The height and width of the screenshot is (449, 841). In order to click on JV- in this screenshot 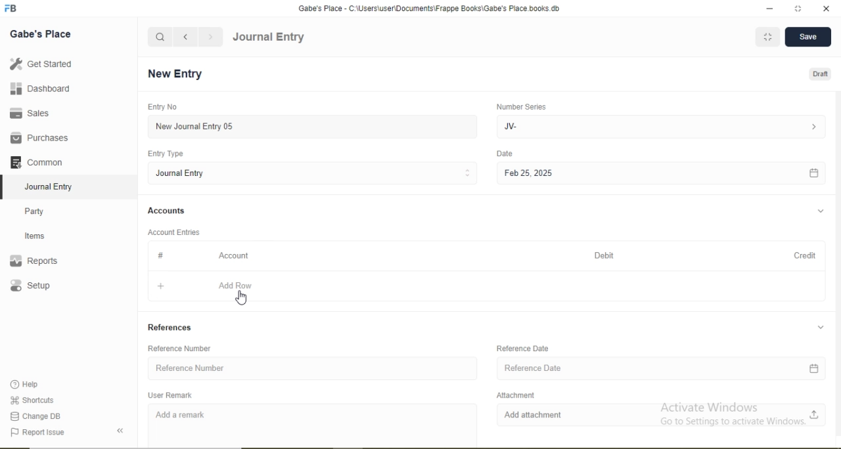, I will do `click(659, 125)`.